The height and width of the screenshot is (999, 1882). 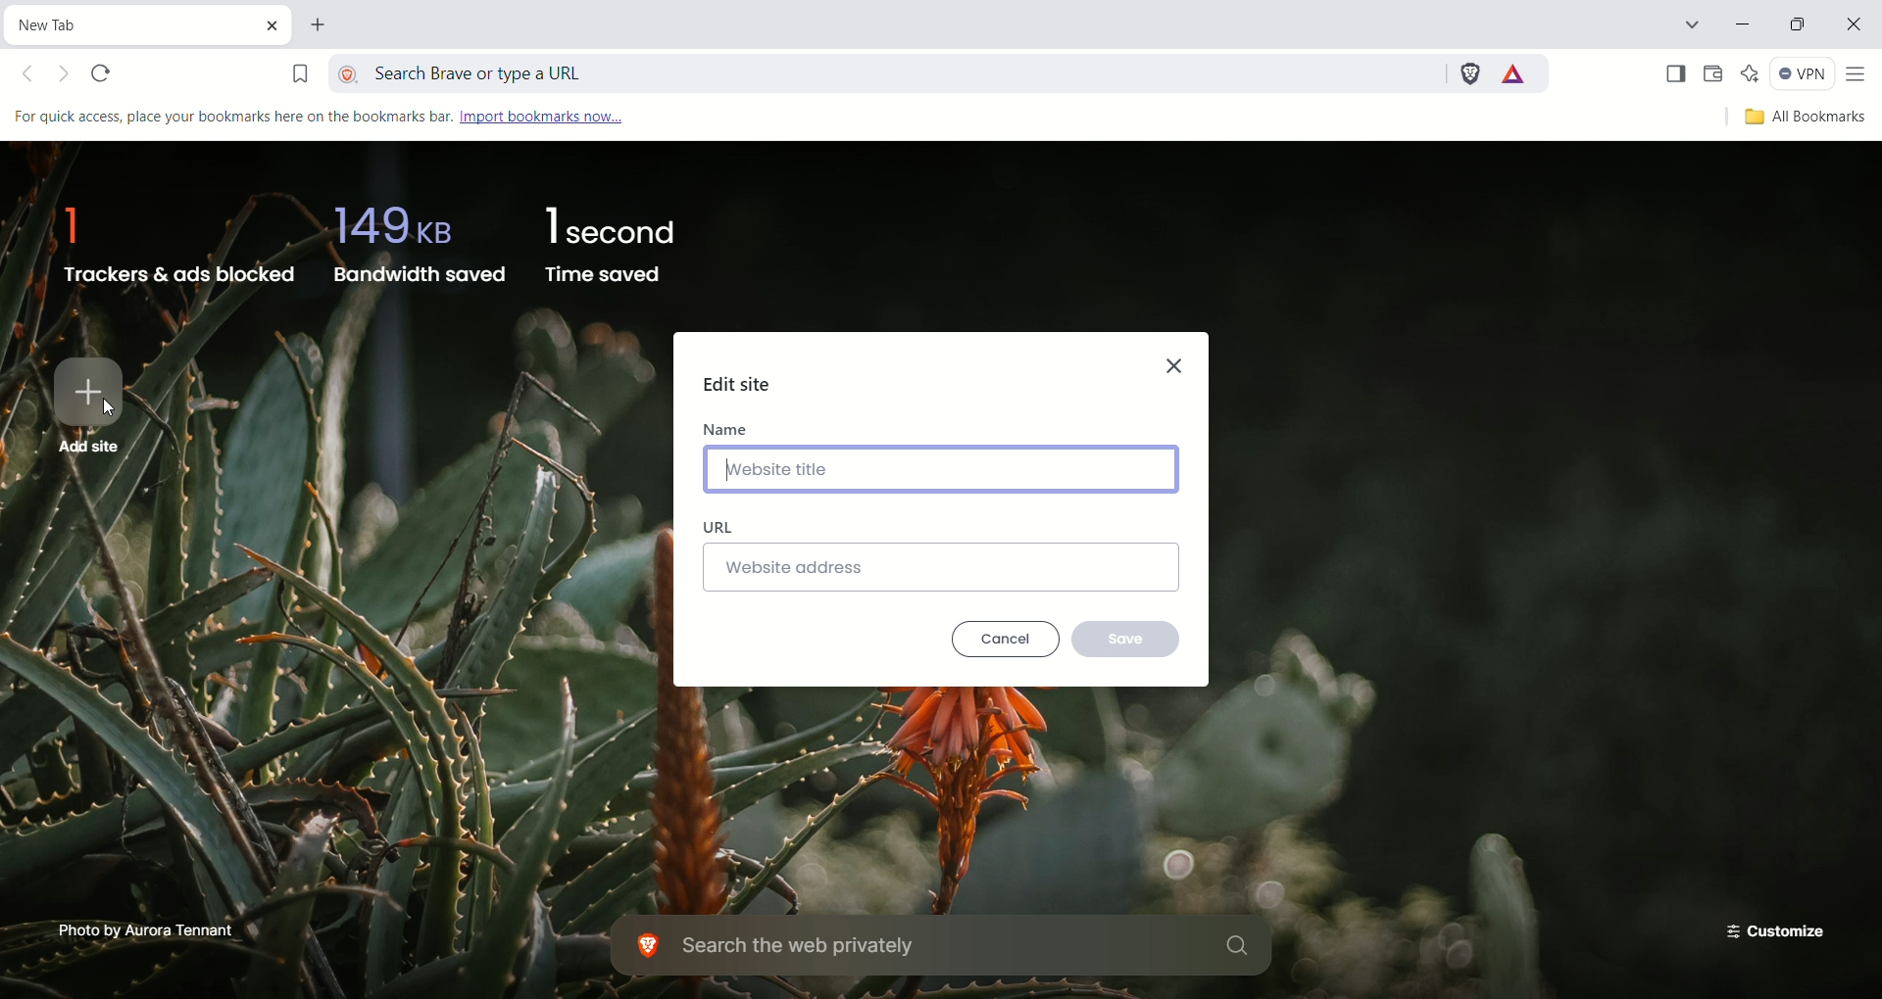 I want to click on search the web privately, so click(x=946, y=947).